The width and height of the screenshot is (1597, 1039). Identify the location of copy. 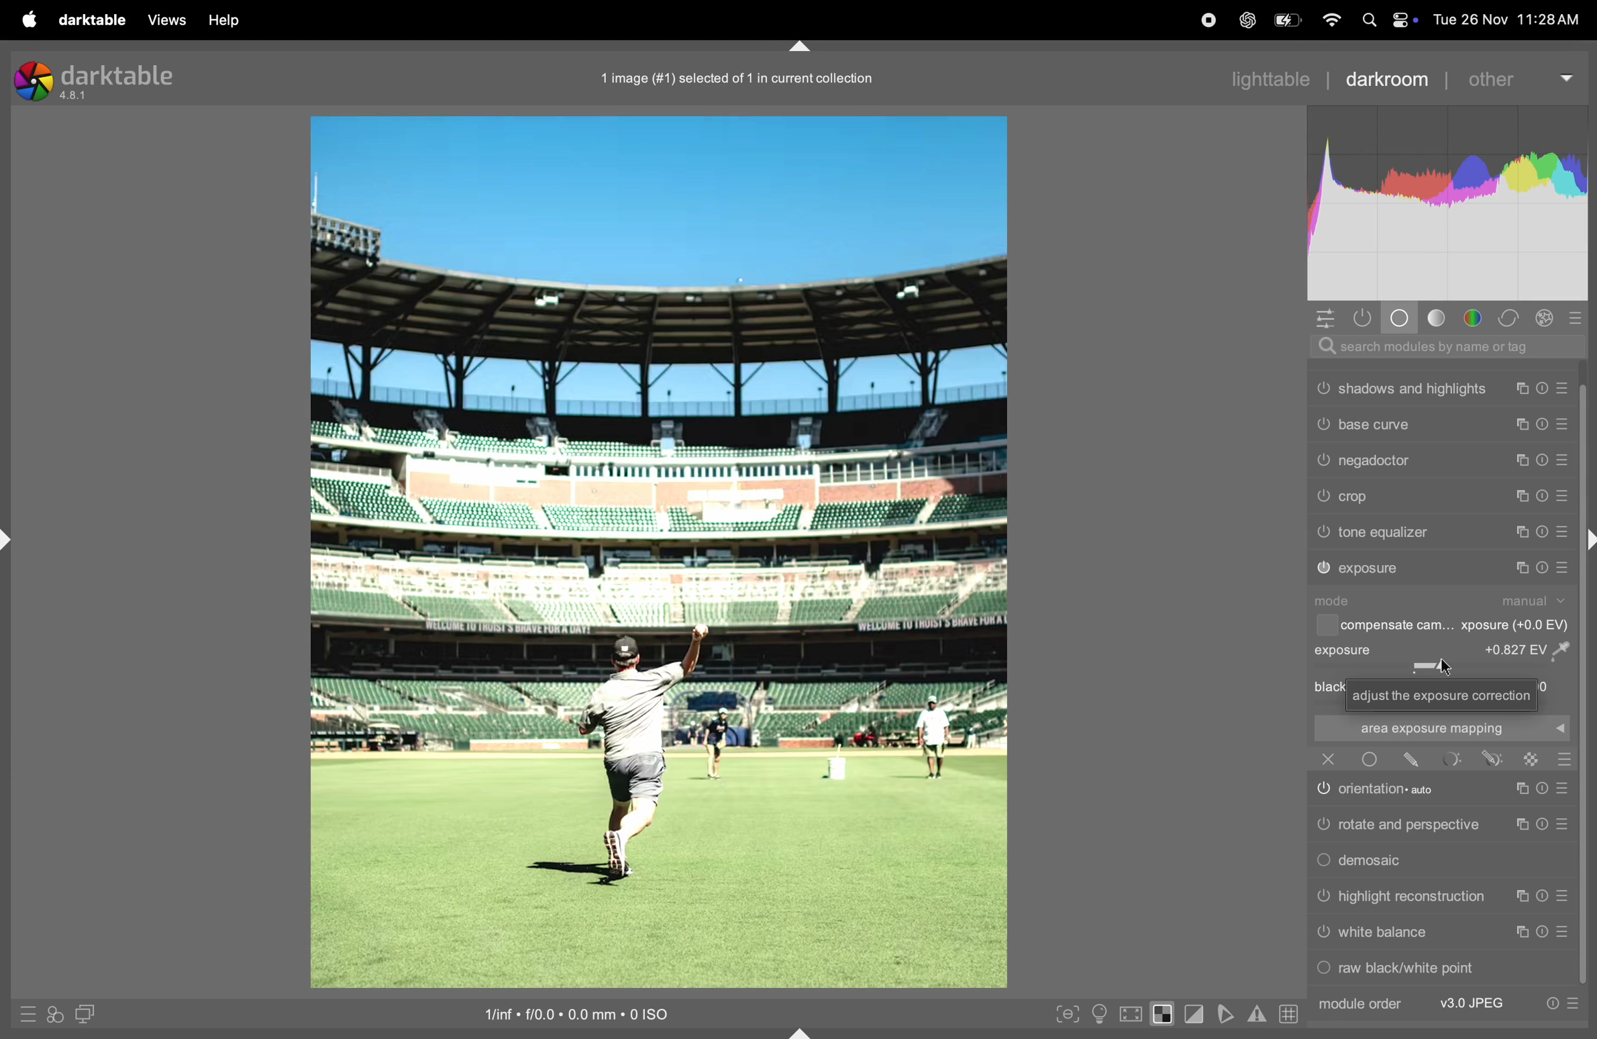
(1523, 389).